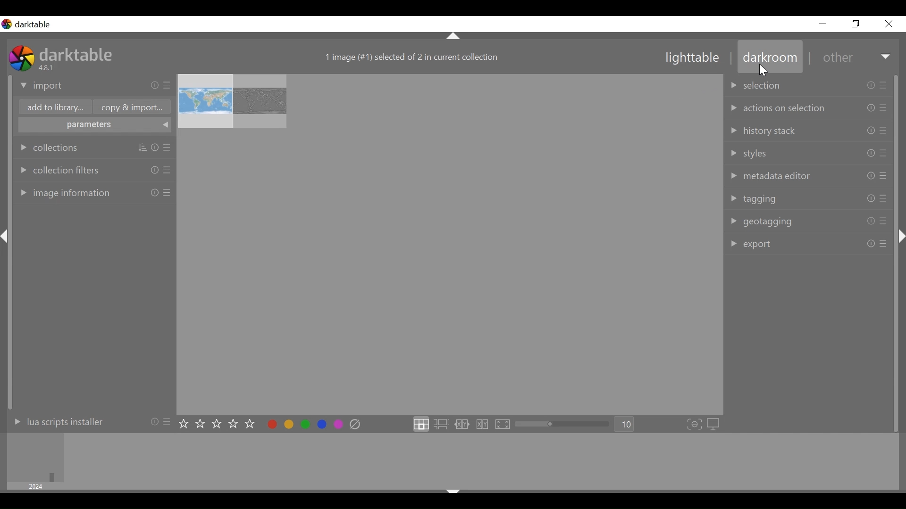 The height and width of the screenshot is (509, 906). I want to click on Darktable logo, so click(28, 25).